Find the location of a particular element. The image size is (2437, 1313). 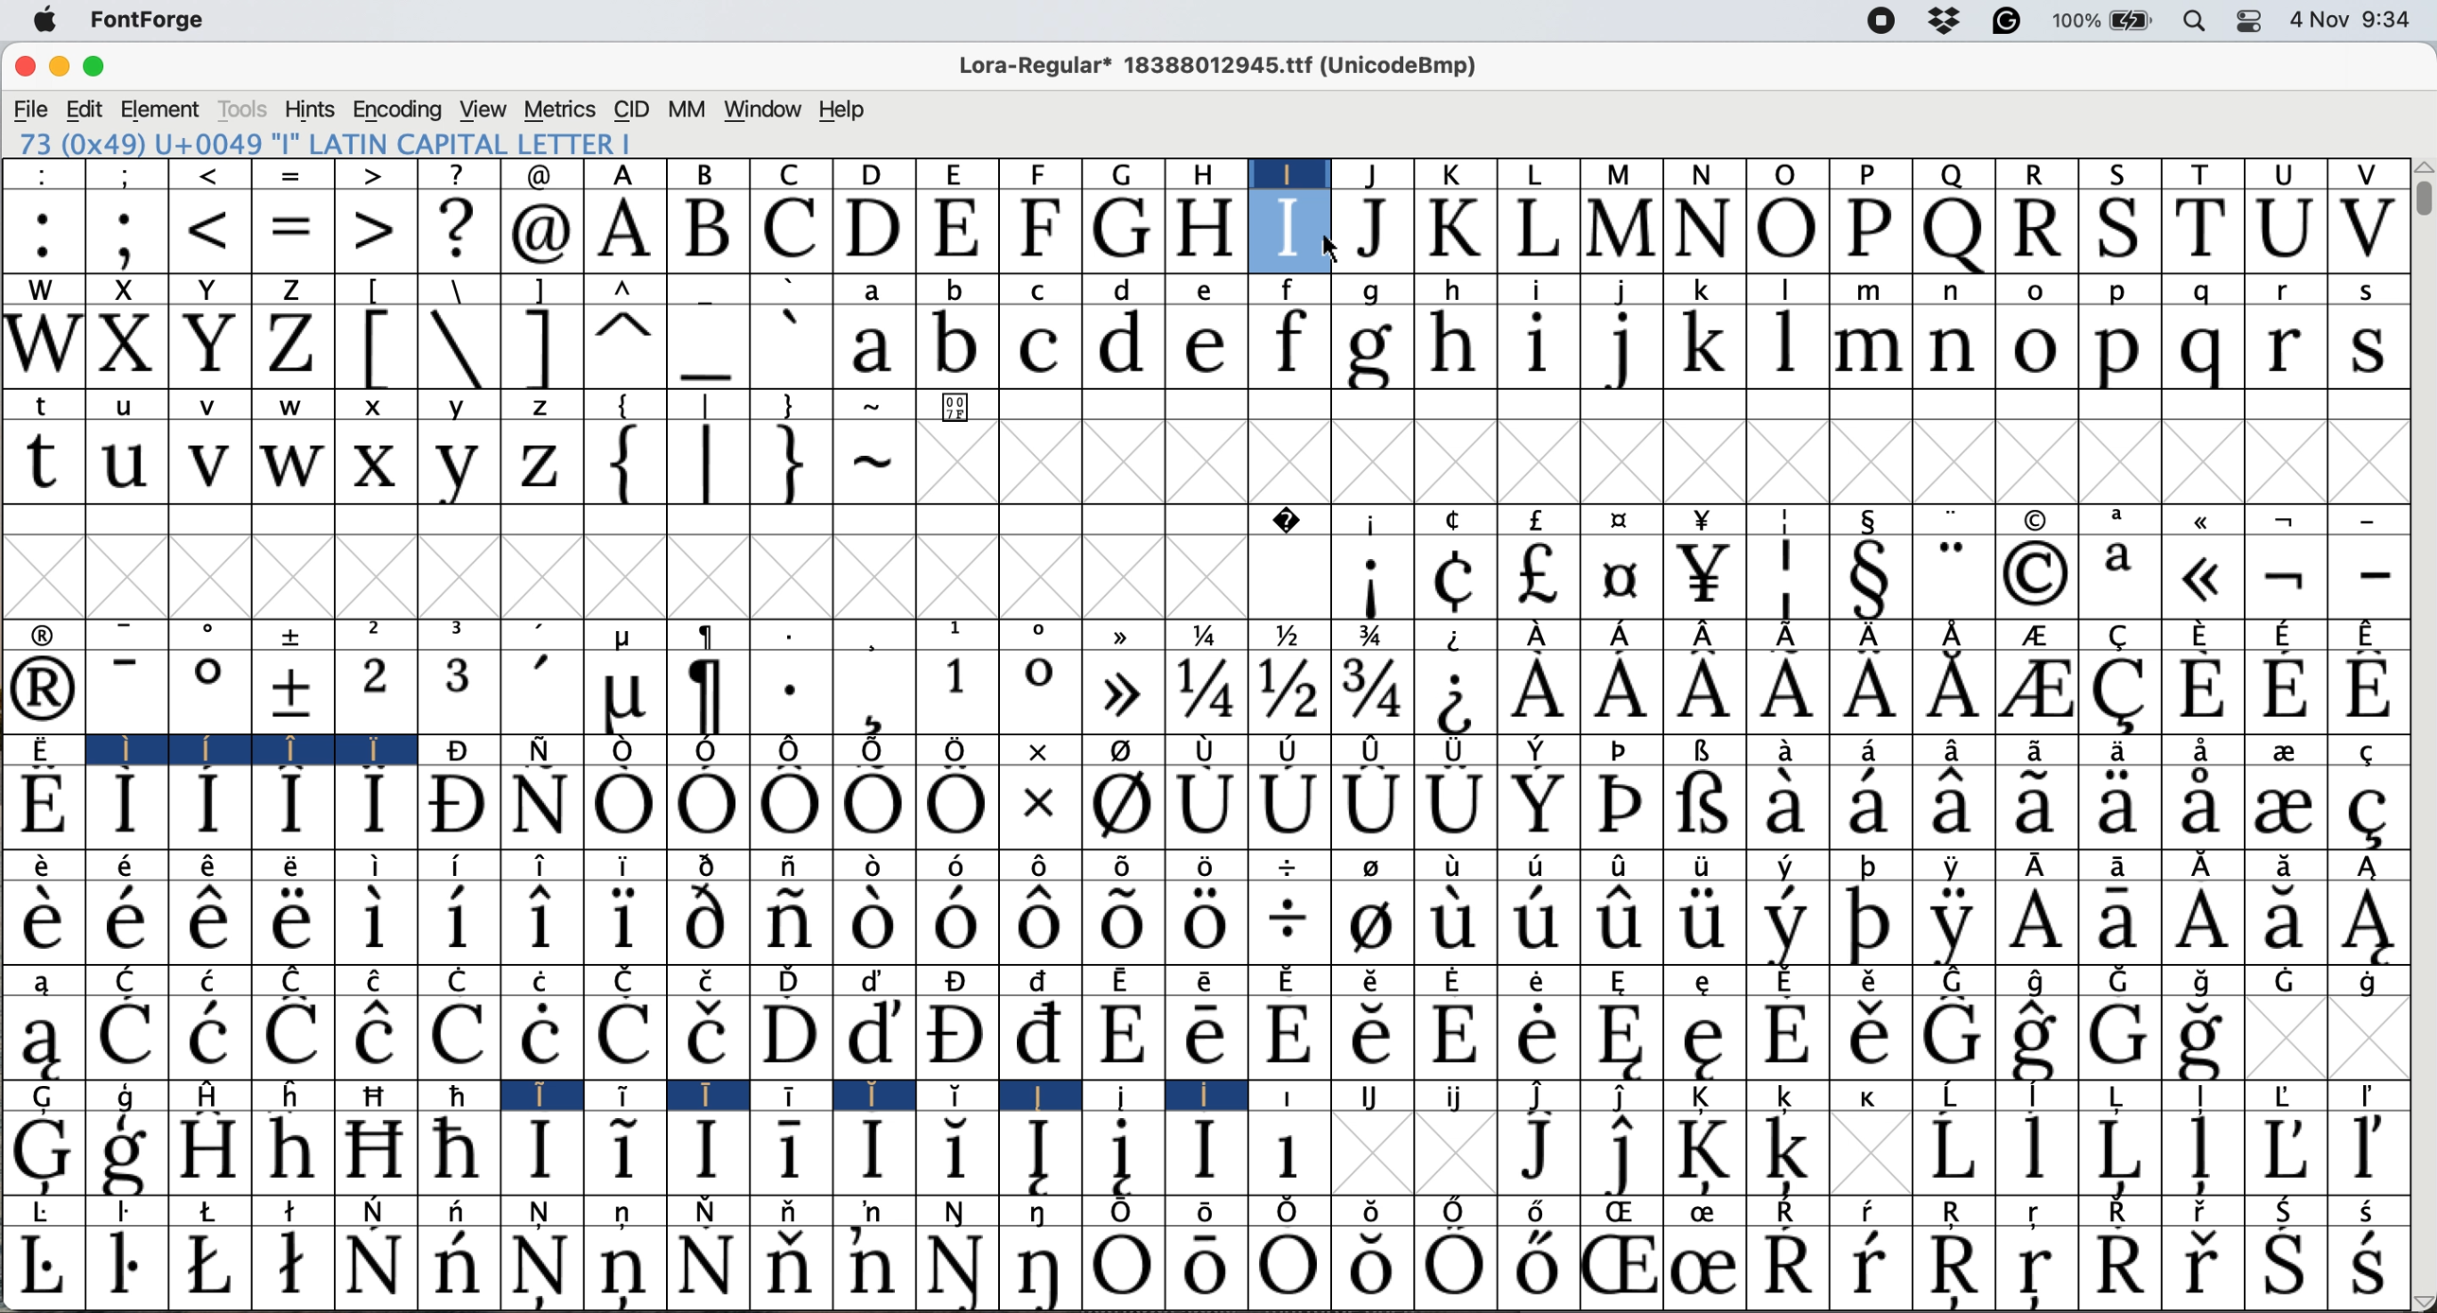

symbol is located at coordinates (878, 751).